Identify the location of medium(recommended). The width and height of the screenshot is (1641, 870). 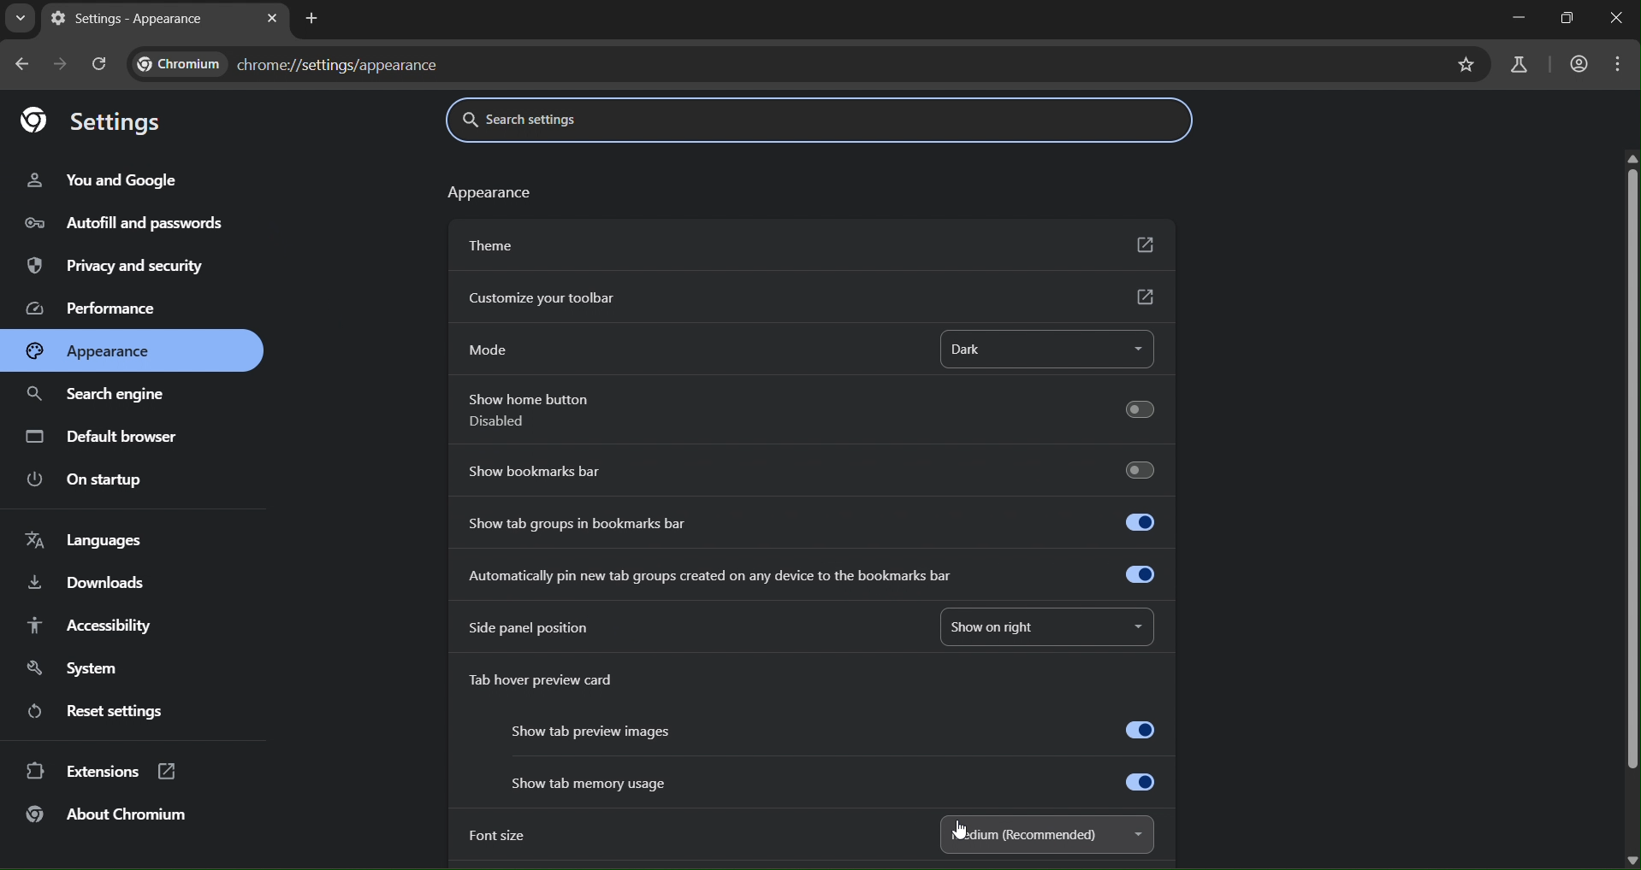
(1030, 835).